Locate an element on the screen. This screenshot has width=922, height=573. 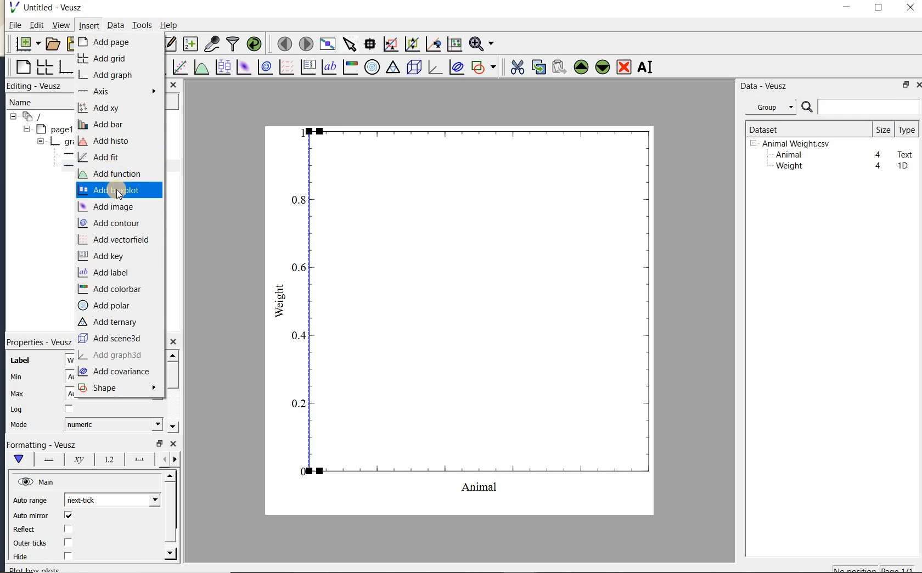
fit a function to data is located at coordinates (179, 67).